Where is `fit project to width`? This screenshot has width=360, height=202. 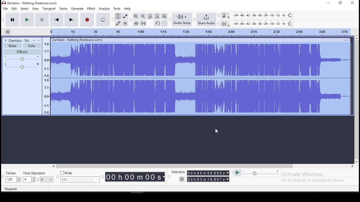 fit project to width is located at coordinates (157, 16).